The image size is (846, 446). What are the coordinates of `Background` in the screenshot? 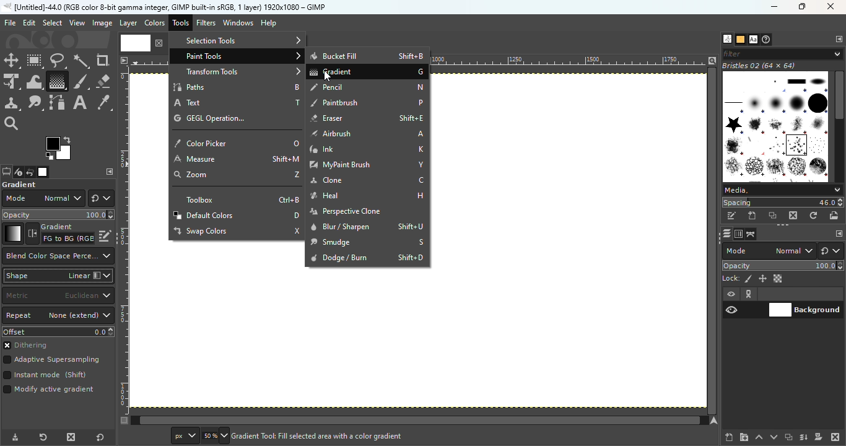 It's located at (805, 308).